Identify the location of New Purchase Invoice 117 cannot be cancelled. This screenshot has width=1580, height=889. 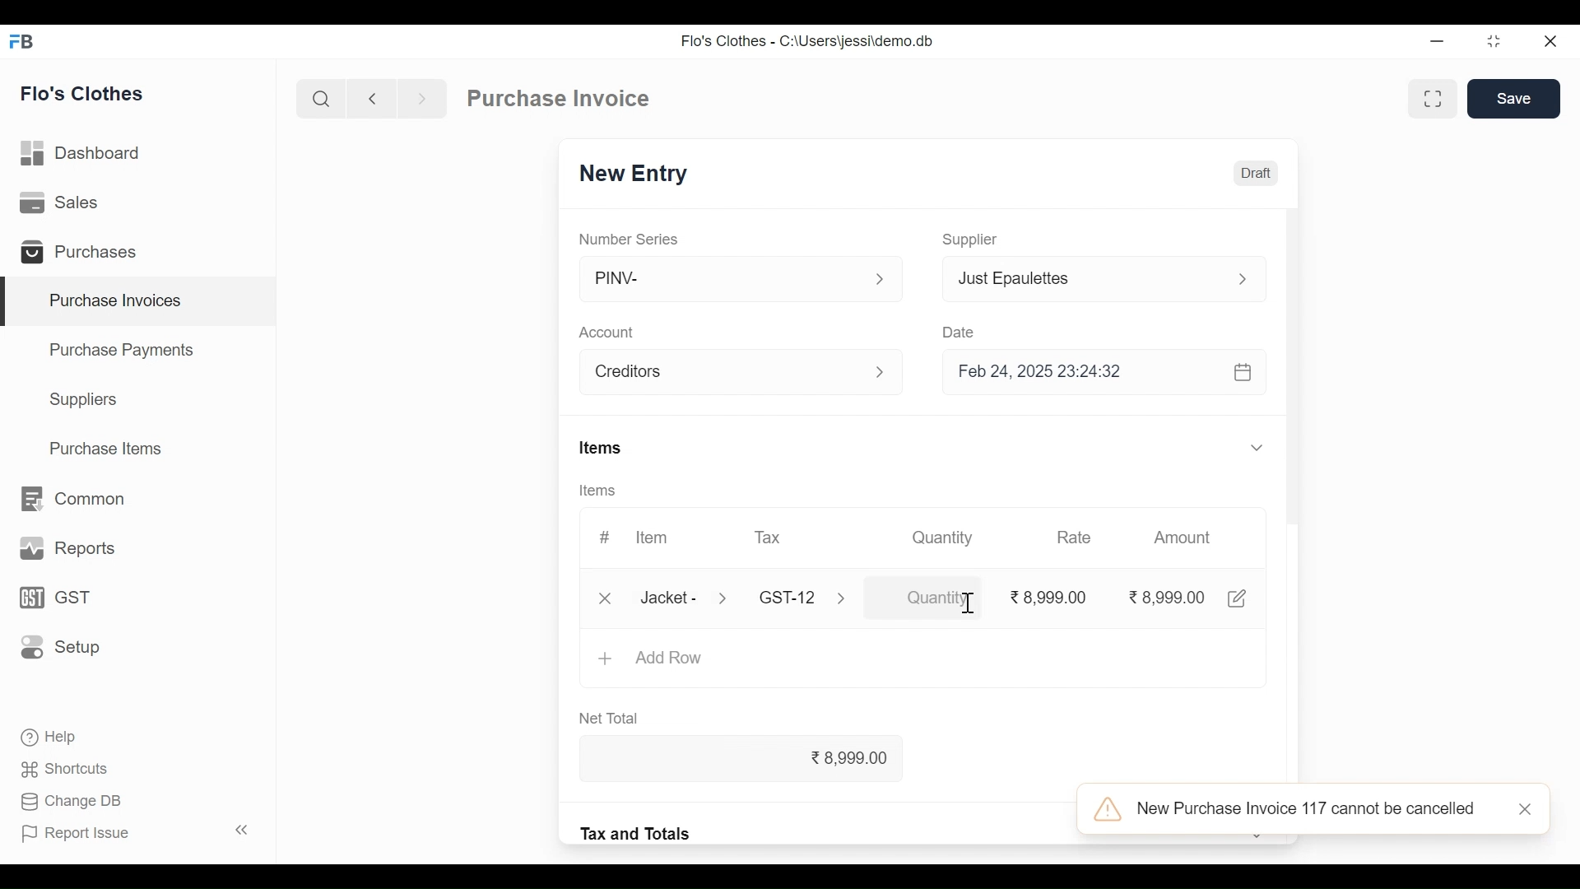
(1294, 810).